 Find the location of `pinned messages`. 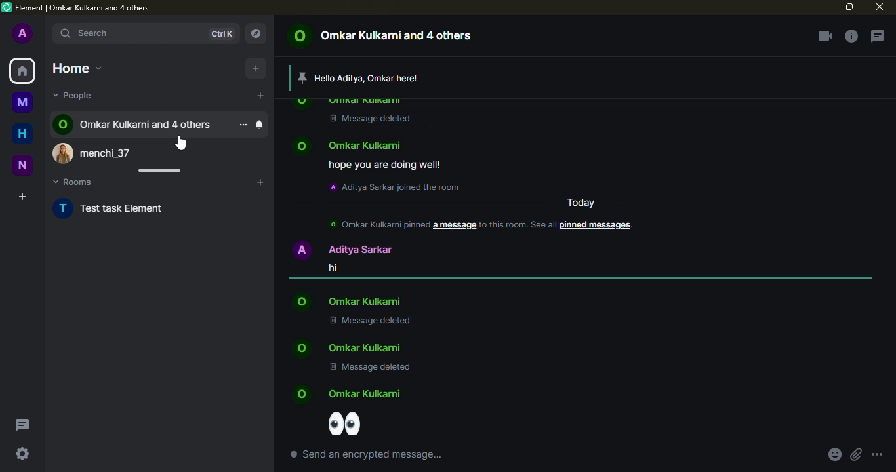

pinned messages is located at coordinates (596, 226).